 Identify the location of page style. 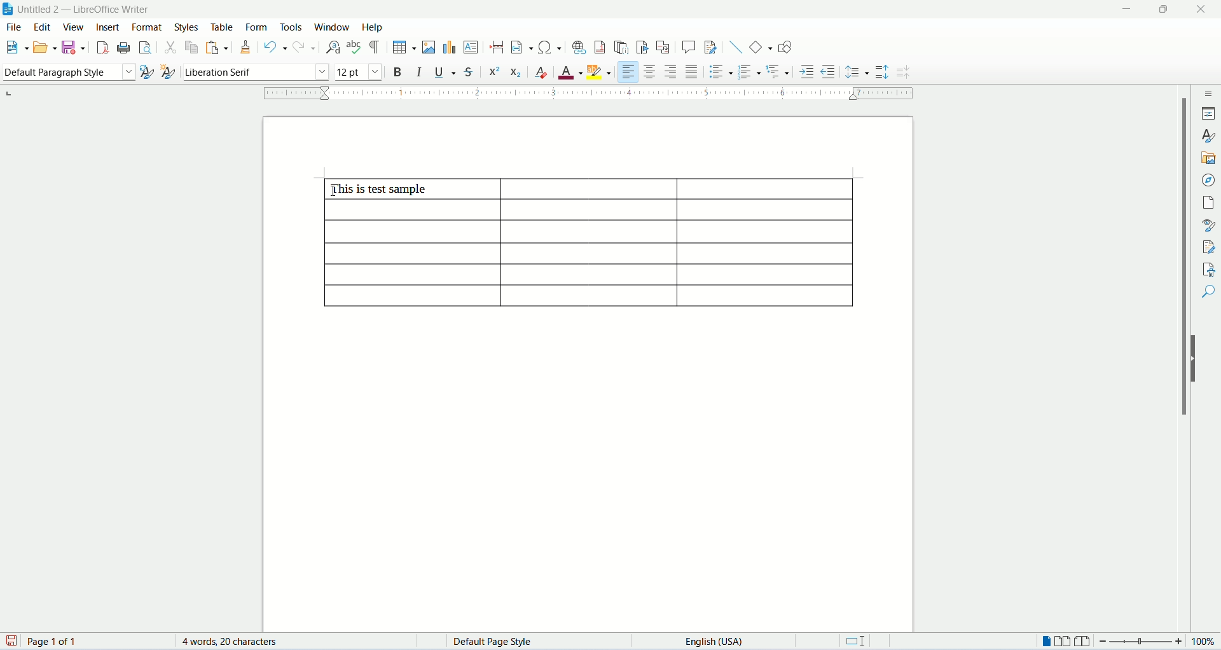
(501, 643).